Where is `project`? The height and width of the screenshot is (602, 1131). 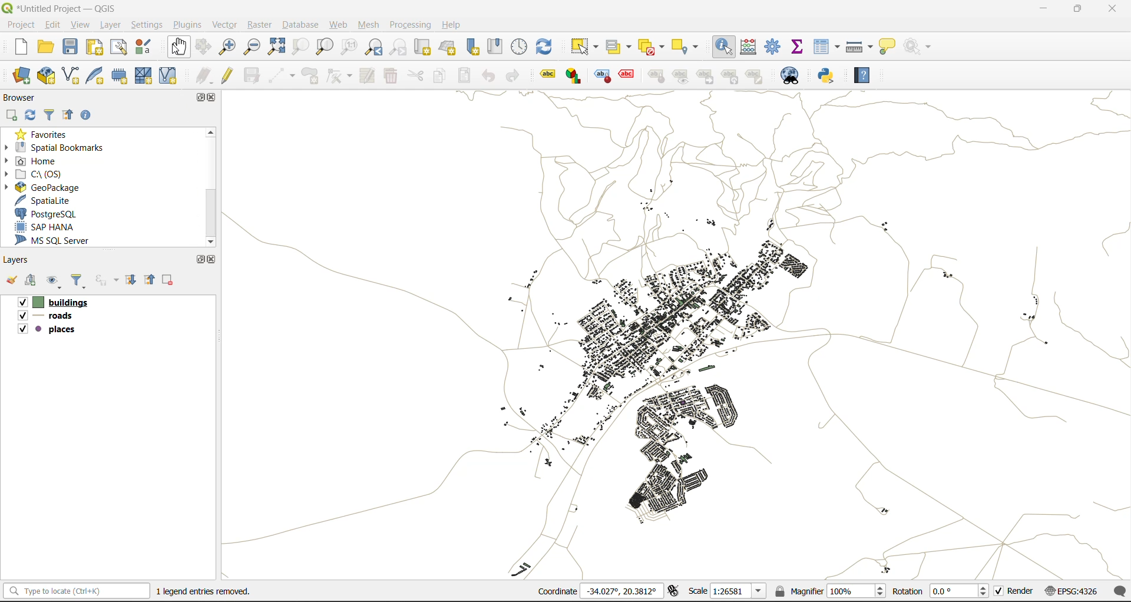
project is located at coordinates (24, 27).